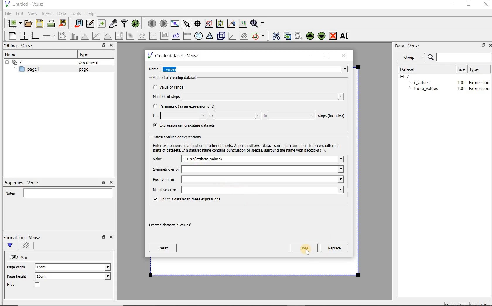 The image size is (492, 306). I want to click on click to reset graph axes, so click(242, 23).